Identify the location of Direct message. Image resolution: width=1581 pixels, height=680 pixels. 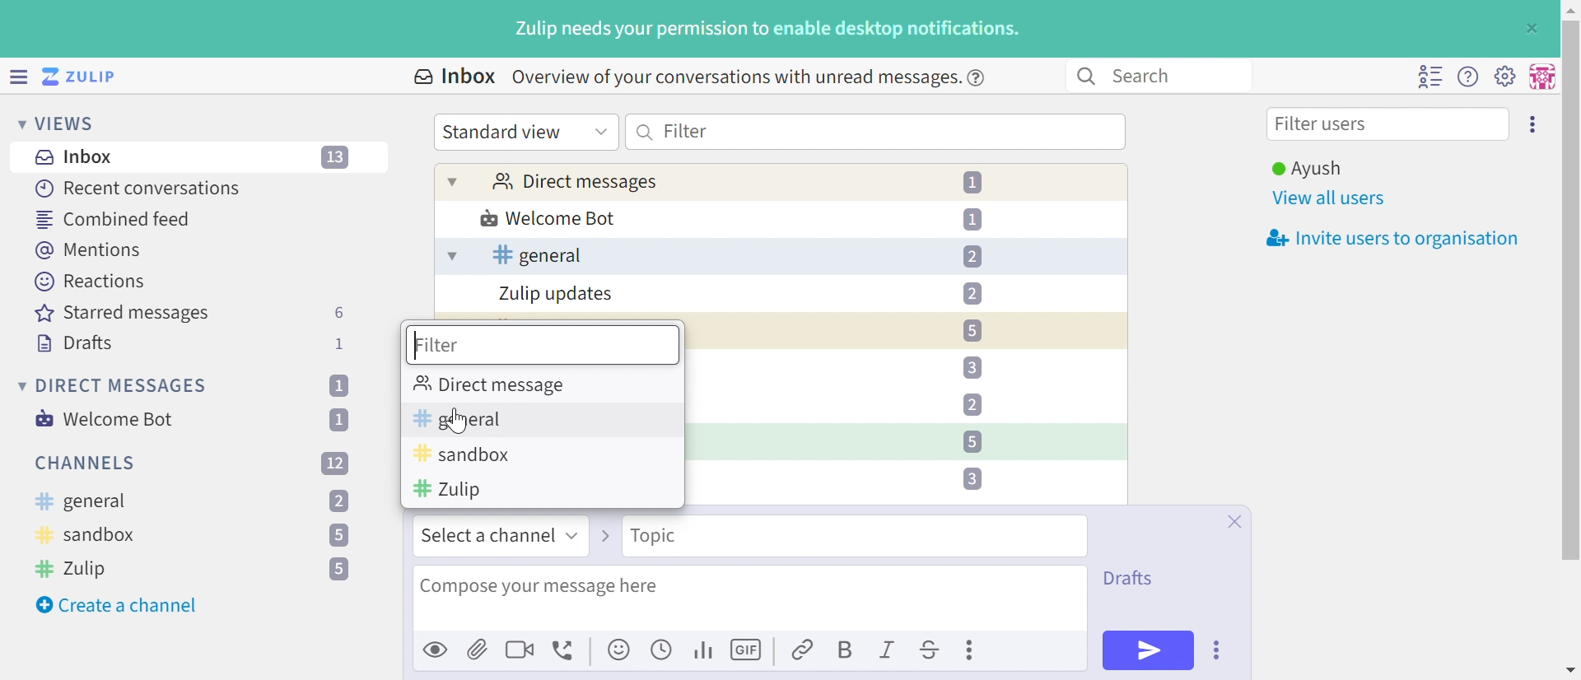
(495, 384).